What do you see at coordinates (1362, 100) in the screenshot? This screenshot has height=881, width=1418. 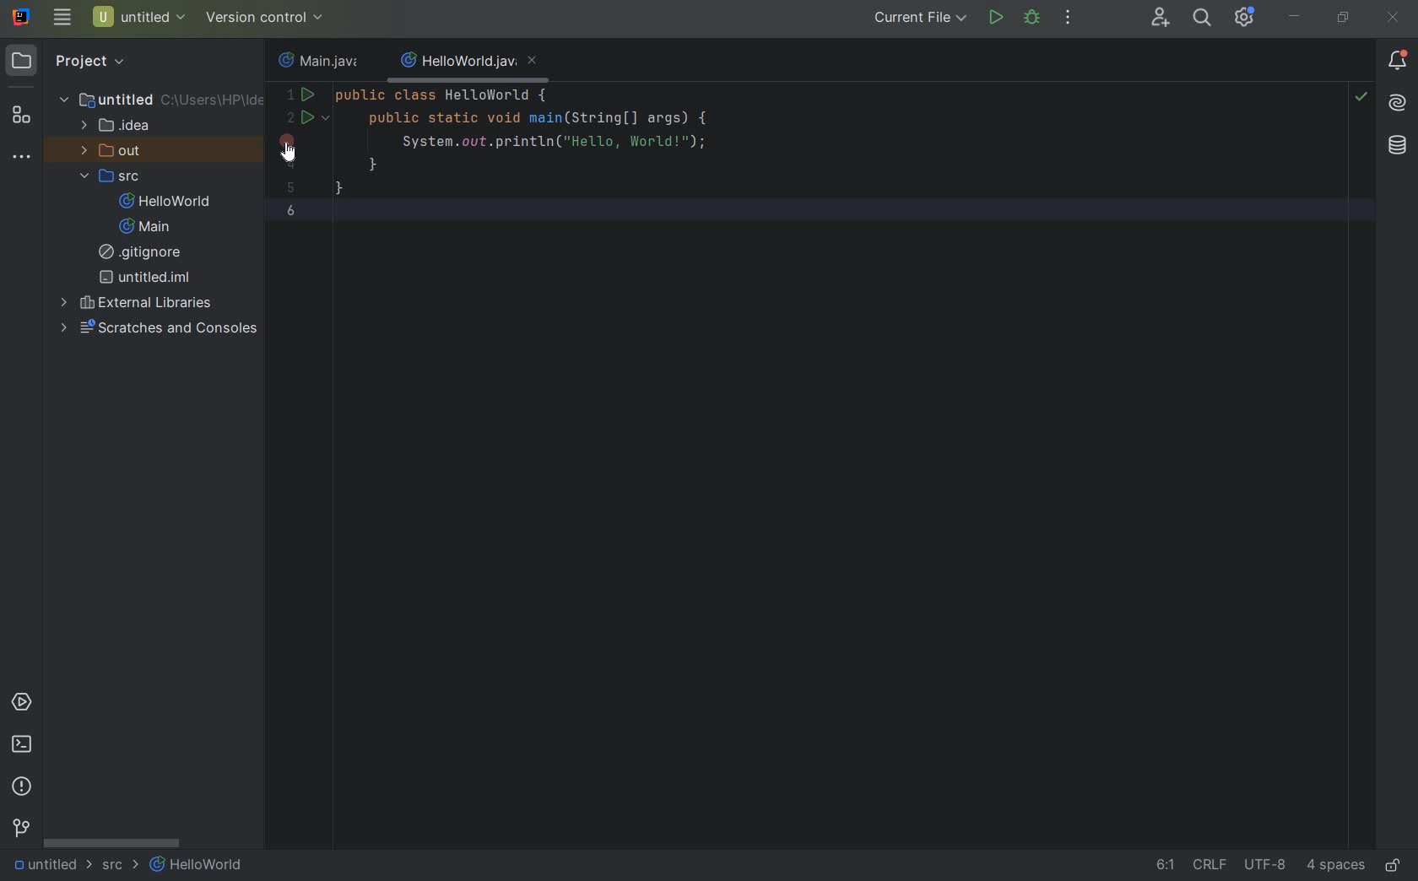 I see `highlight all problems` at bounding box center [1362, 100].